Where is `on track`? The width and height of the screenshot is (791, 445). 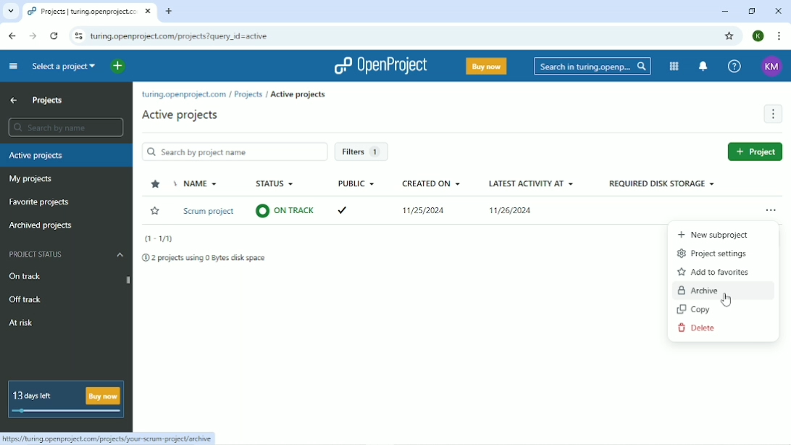 on track is located at coordinates (285, 209).